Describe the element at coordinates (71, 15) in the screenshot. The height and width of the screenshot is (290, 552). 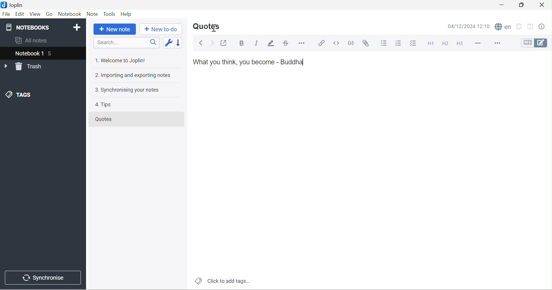
I see `Notebook` at that location.